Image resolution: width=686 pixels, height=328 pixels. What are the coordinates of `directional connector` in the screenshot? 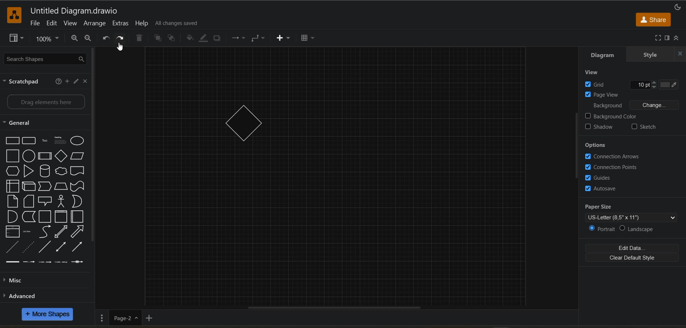 It's located at (77, 247).